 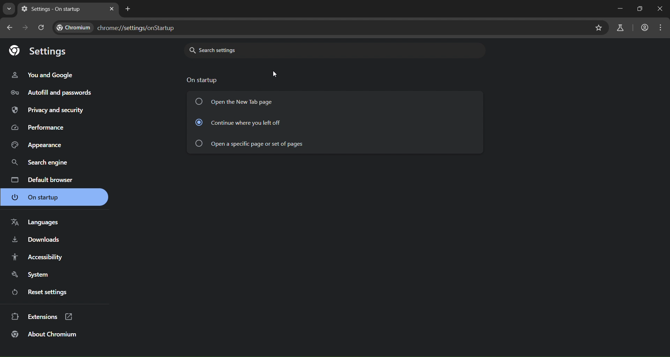 What do you see at coordinates (276, 73) in the screenshot?
I see `cursor` at bounding box center [276, 73].